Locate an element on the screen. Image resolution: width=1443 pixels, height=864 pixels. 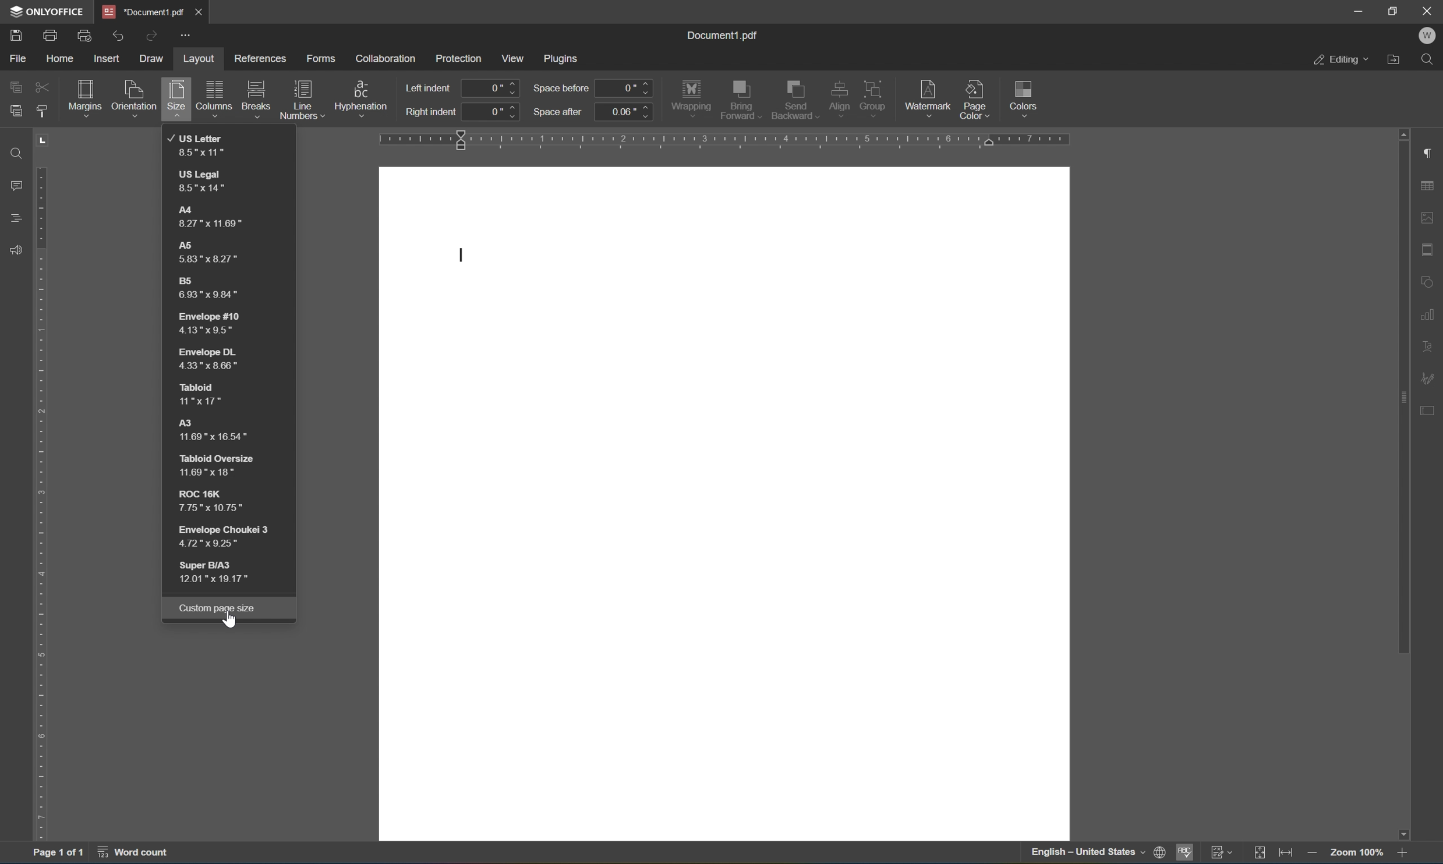
0 is located at coordinates (626, 88).